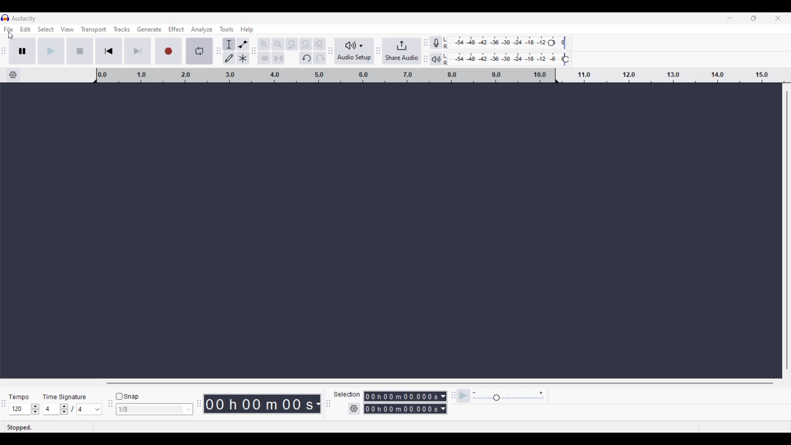 The height and width of the screenshot is (445, 791). Describe the element at coordinates (189, 409) in the screenshot. I see `Snap options` at that location.